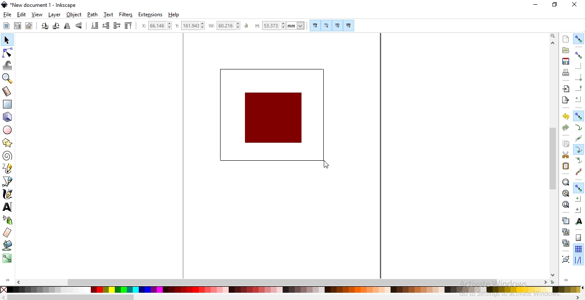 This screenshot has height=300, width=585. What do you see at coordinates (282, 282) in the screenshot?
I see `scrollbar` at bounding box center [282, 282].